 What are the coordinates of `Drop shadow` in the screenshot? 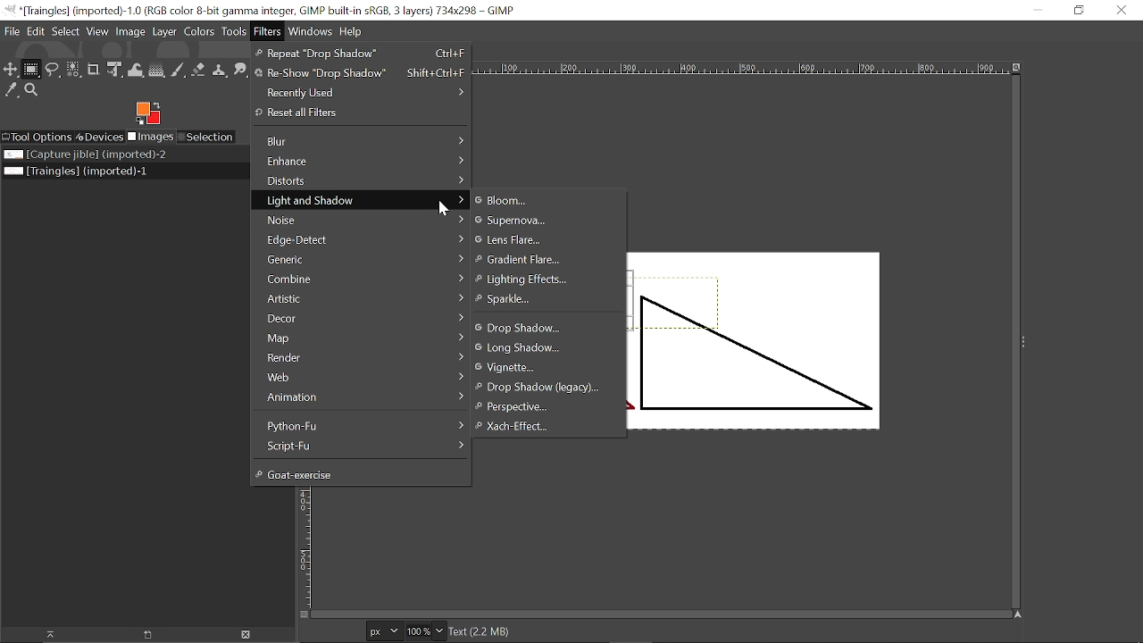 It's located at (550, 330).